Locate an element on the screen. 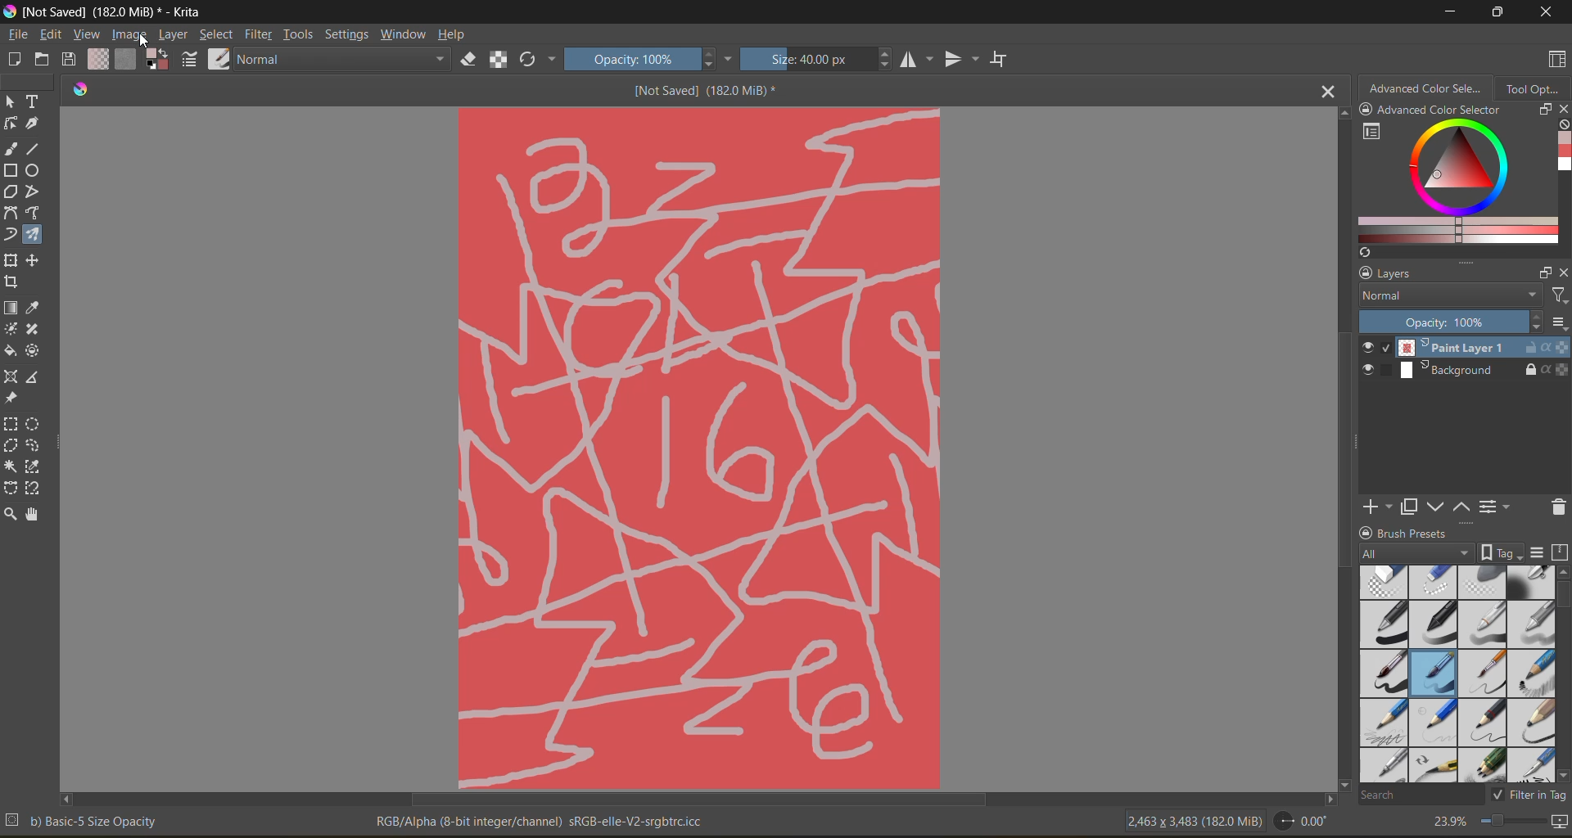 This screenshot has height=838, width=1572. open is located at coordinates (44, 60).